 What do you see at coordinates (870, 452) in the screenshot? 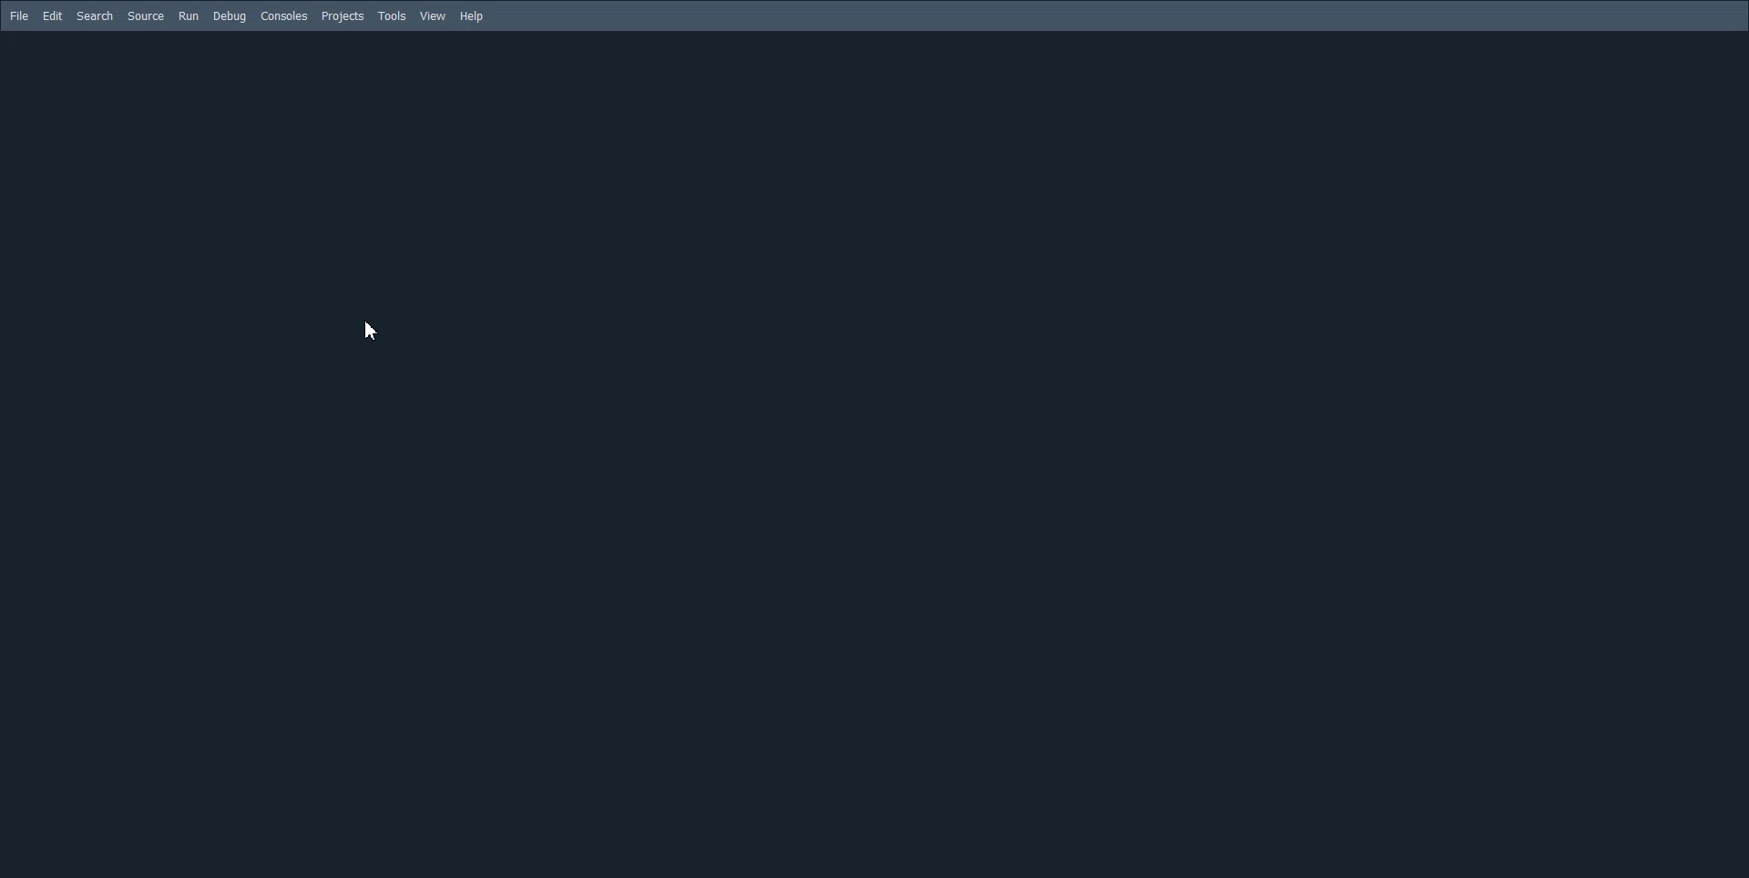
I see `Default Start Pane` at bounding box center [870, 452].